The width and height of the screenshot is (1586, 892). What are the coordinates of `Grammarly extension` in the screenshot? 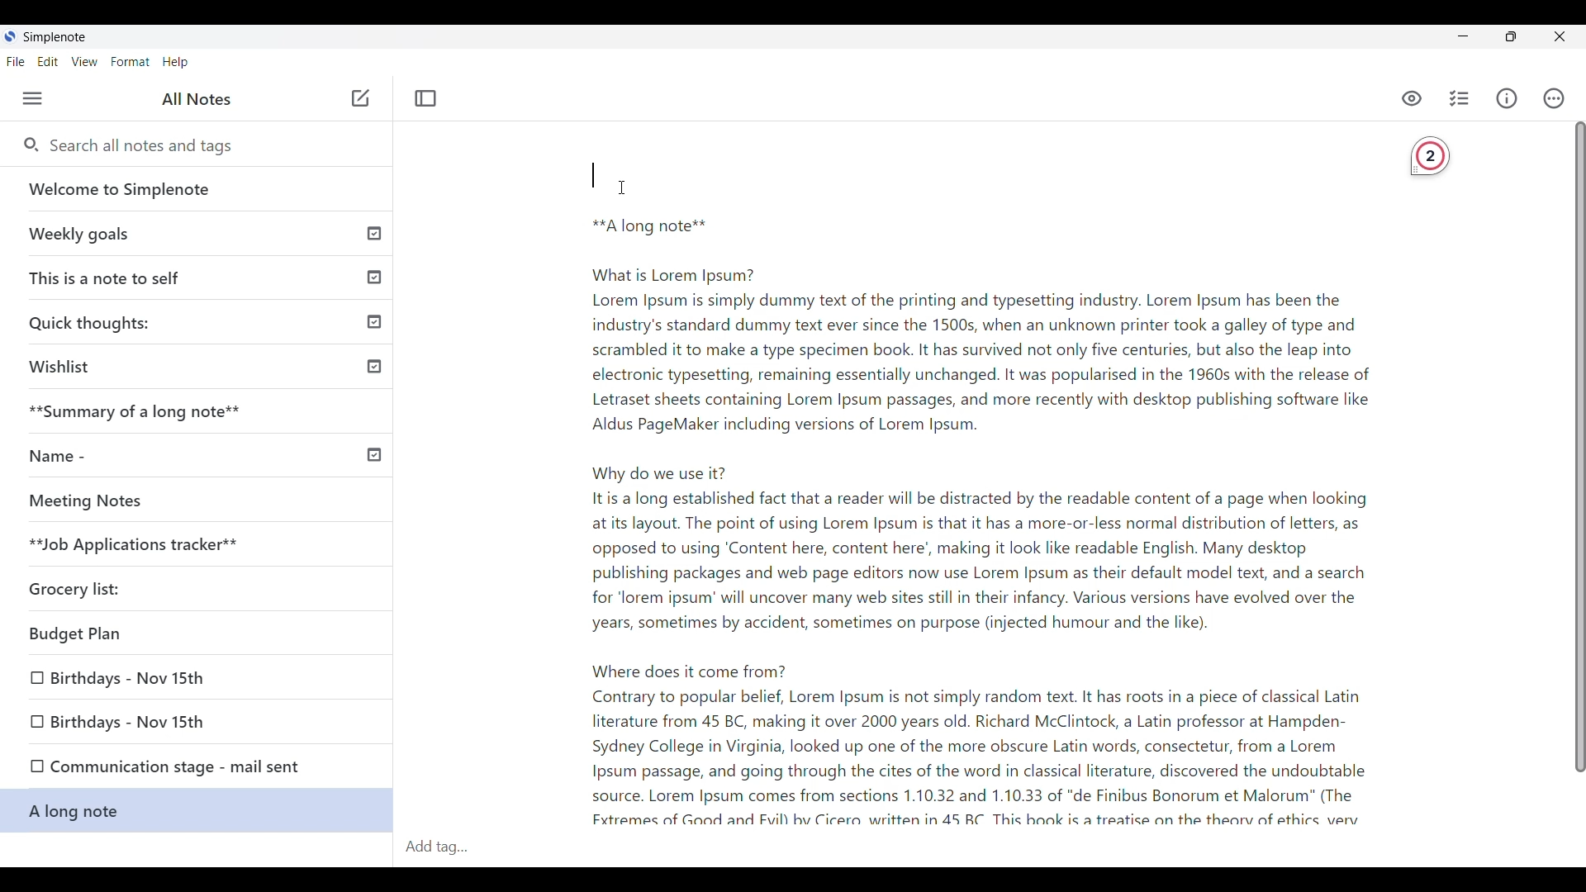 It's located at (1431, 158).